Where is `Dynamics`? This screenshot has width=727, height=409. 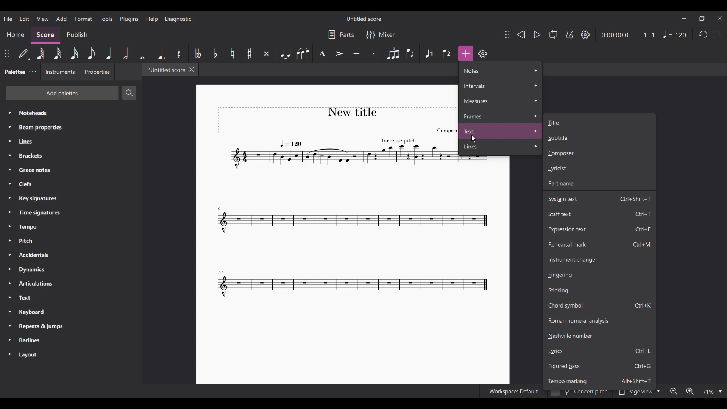
Dynamics is located at coordinates (70, 270).